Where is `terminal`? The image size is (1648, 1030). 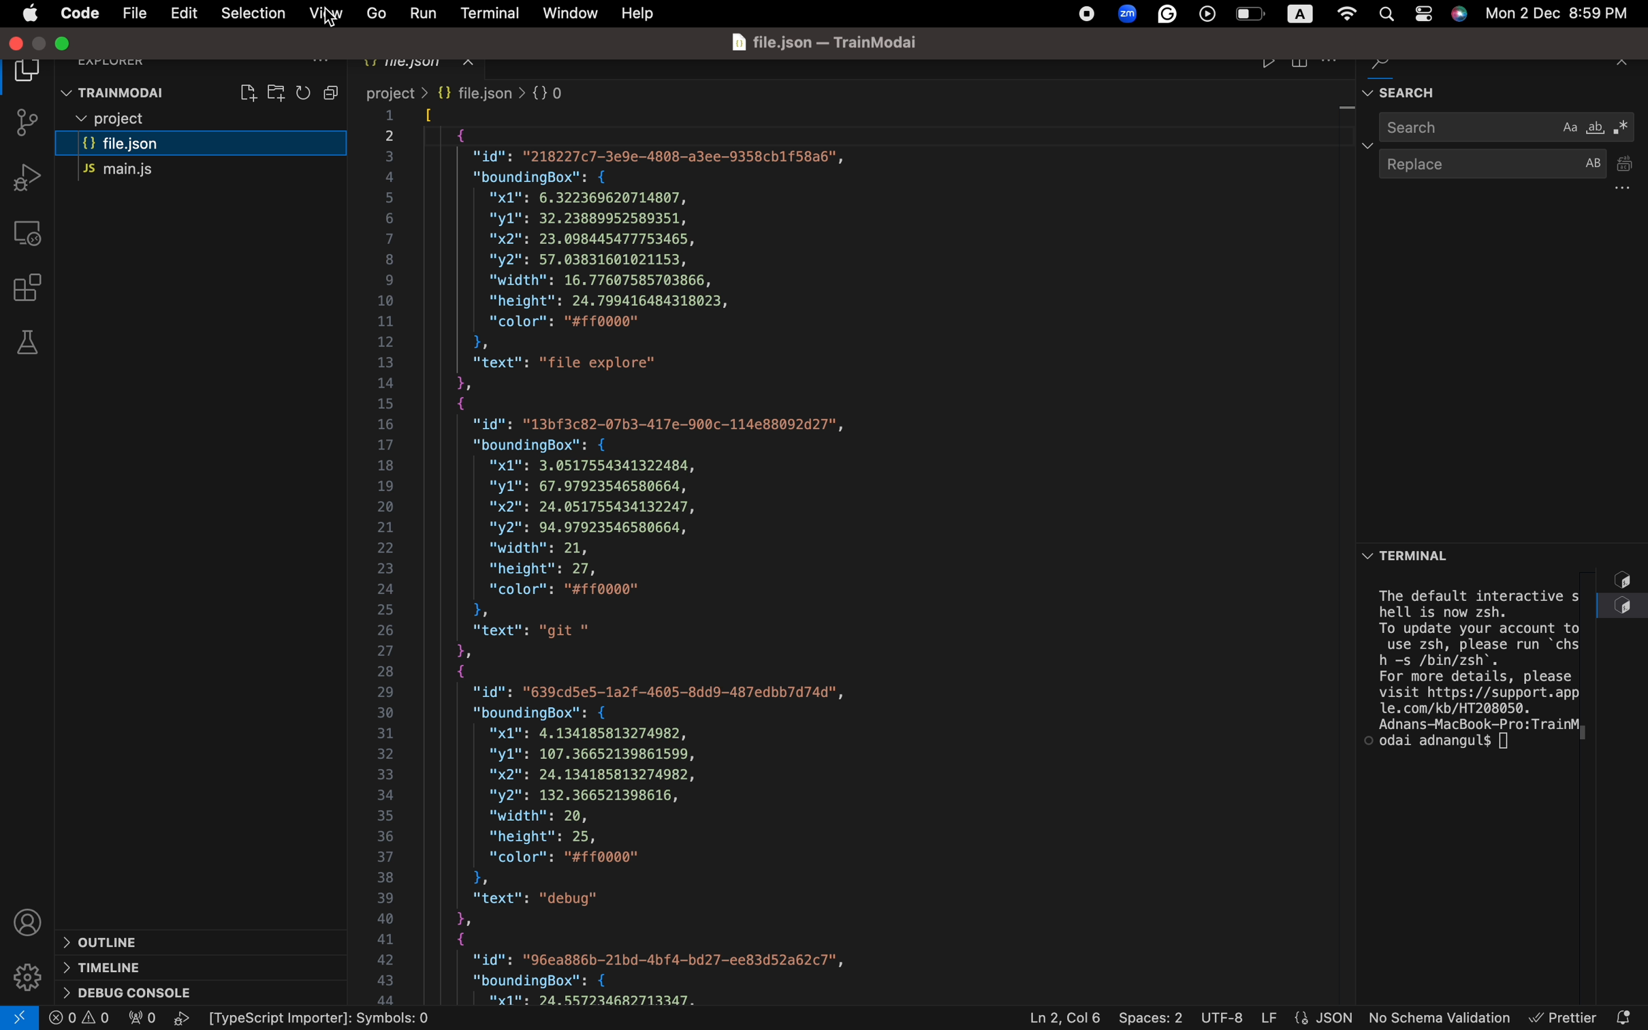 terminal is located at coordinates (1429, 552).